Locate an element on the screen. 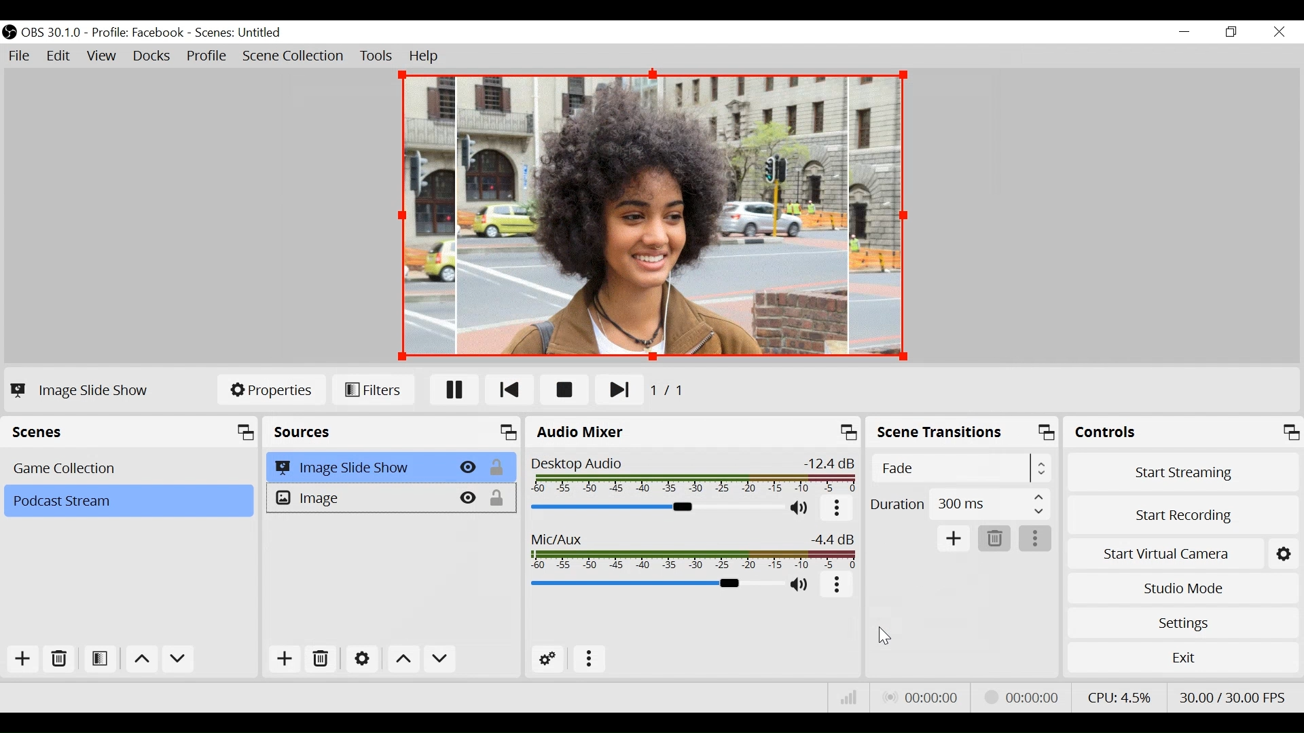 This screenshot has width=1304, height=733. Docks is located at coordinates (153, 57).